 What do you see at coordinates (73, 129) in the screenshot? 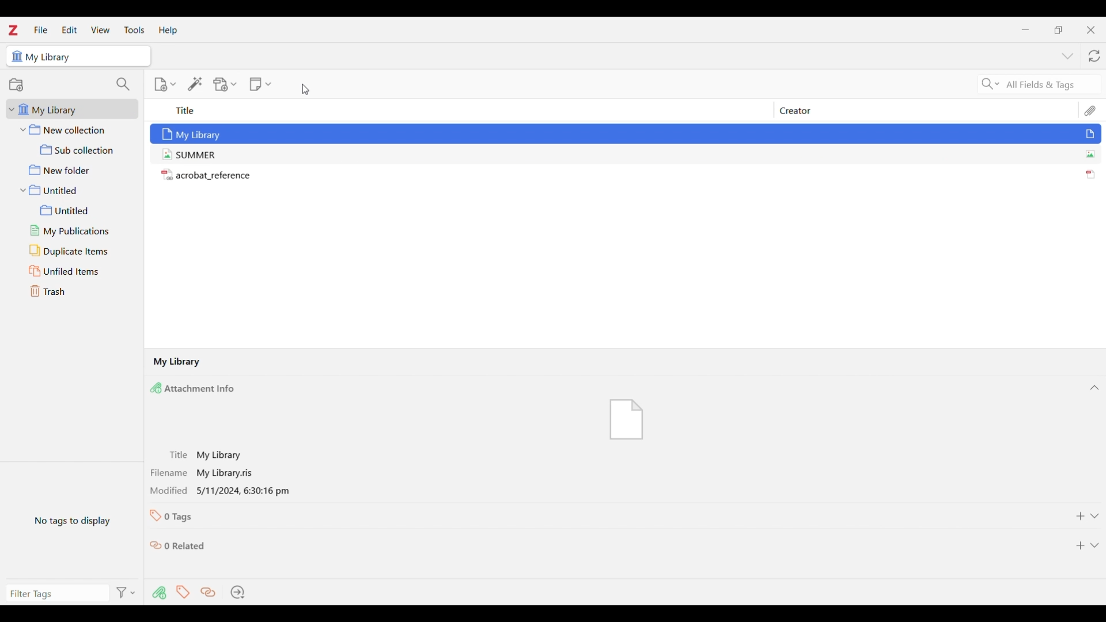
I see `New collection folder` at bounding box center [73, 129].